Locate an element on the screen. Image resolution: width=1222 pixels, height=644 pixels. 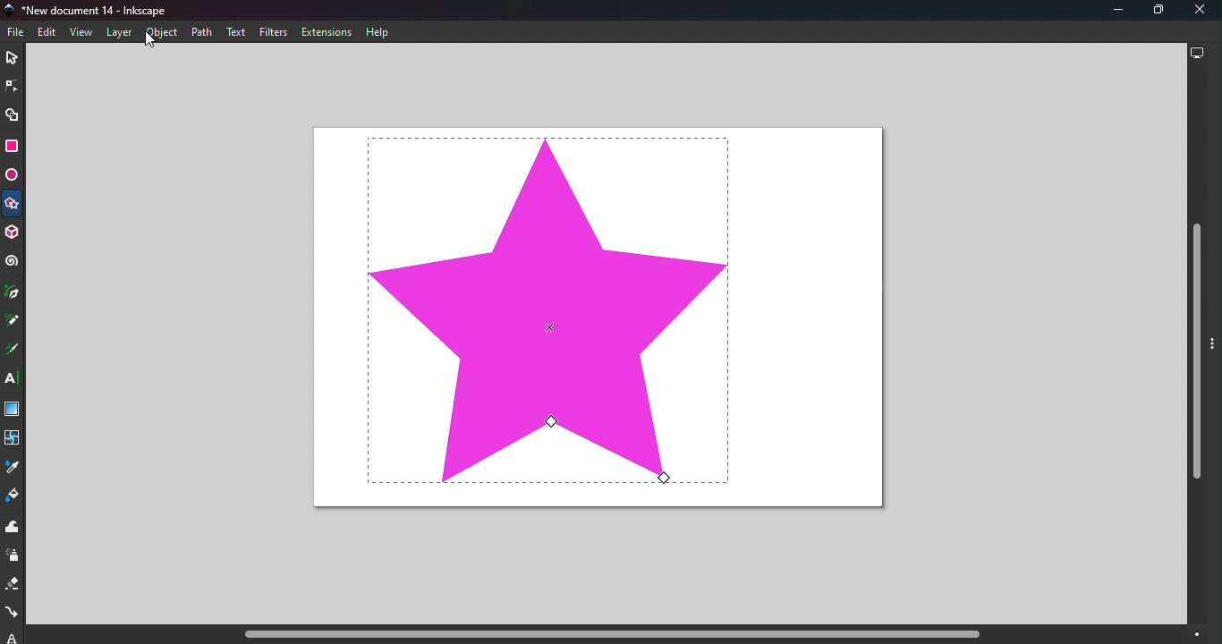
View is located at coordinates (81, 31).